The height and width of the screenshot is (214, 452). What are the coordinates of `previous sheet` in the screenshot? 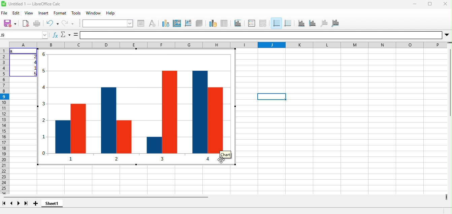 It's located at (11, 204).